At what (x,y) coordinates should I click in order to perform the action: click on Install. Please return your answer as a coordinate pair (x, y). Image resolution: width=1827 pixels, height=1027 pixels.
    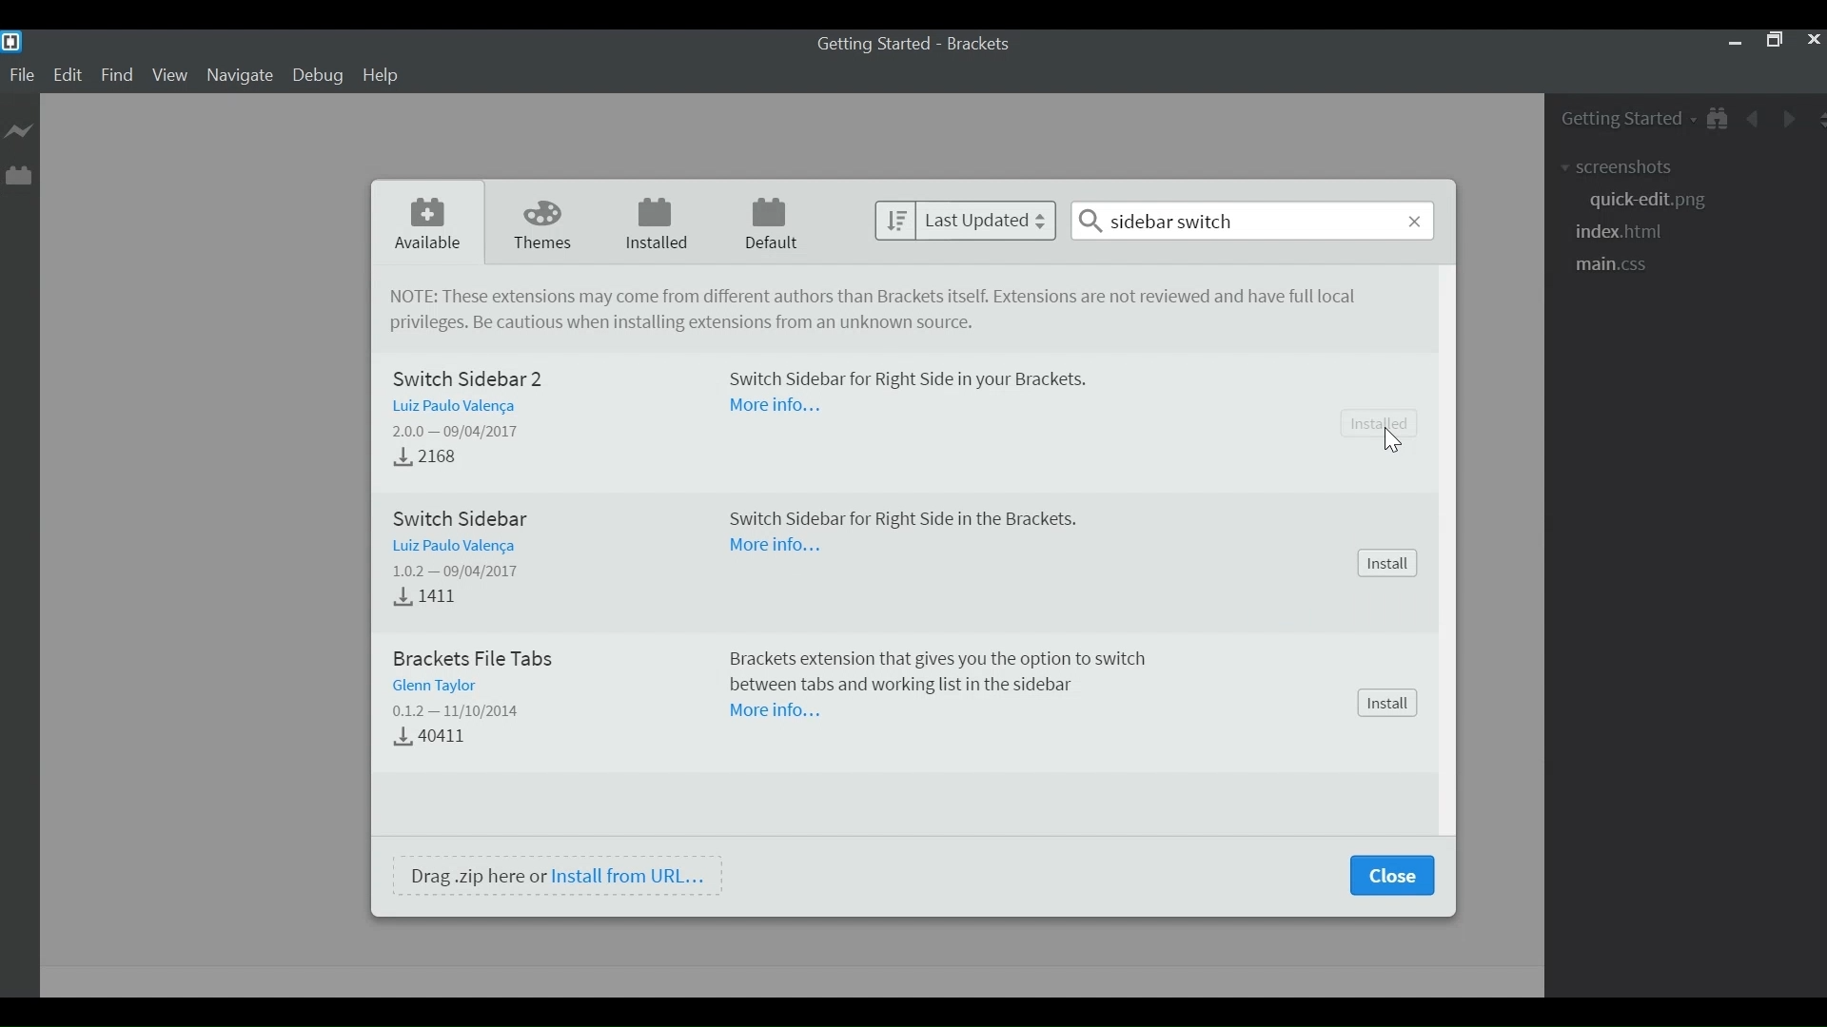
    Looking at the image, I should click on (1388, 564).